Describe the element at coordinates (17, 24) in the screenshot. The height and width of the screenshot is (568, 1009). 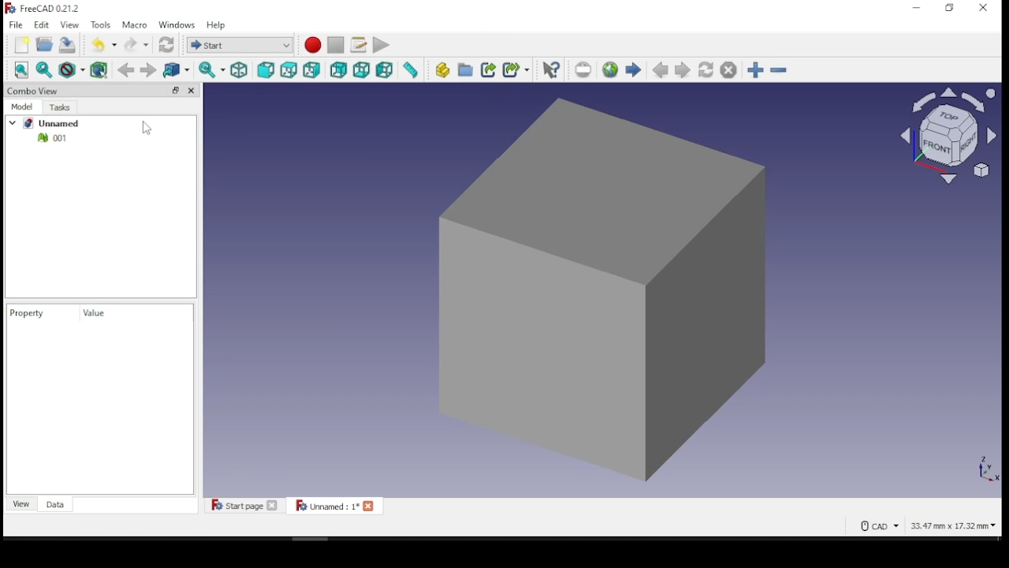
I see `File` at that location.